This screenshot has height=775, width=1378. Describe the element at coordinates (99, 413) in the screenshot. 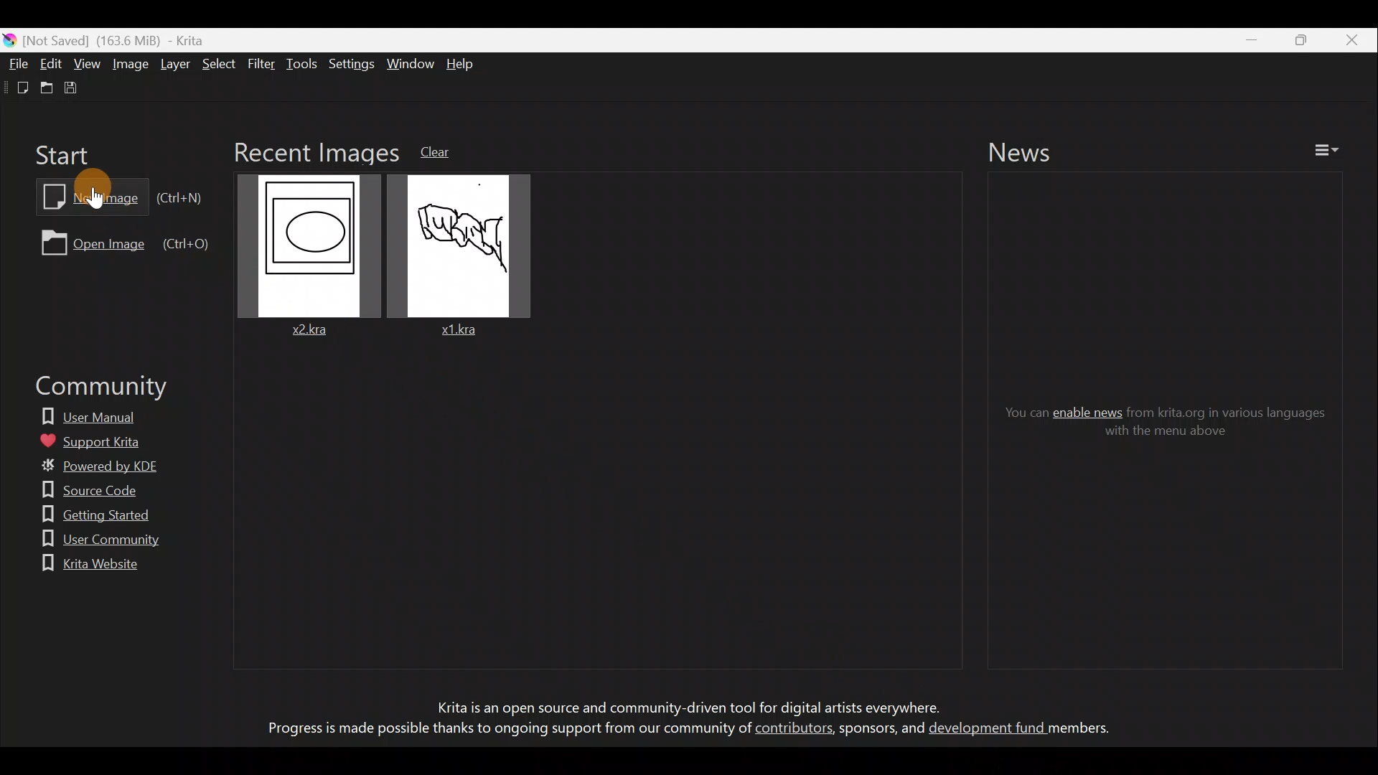

I see `User manual` at that location.